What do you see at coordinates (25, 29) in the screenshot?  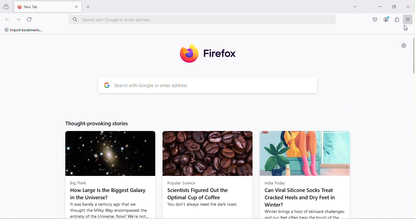 I see `Import bookmarks` at bounding box center [25, 29].